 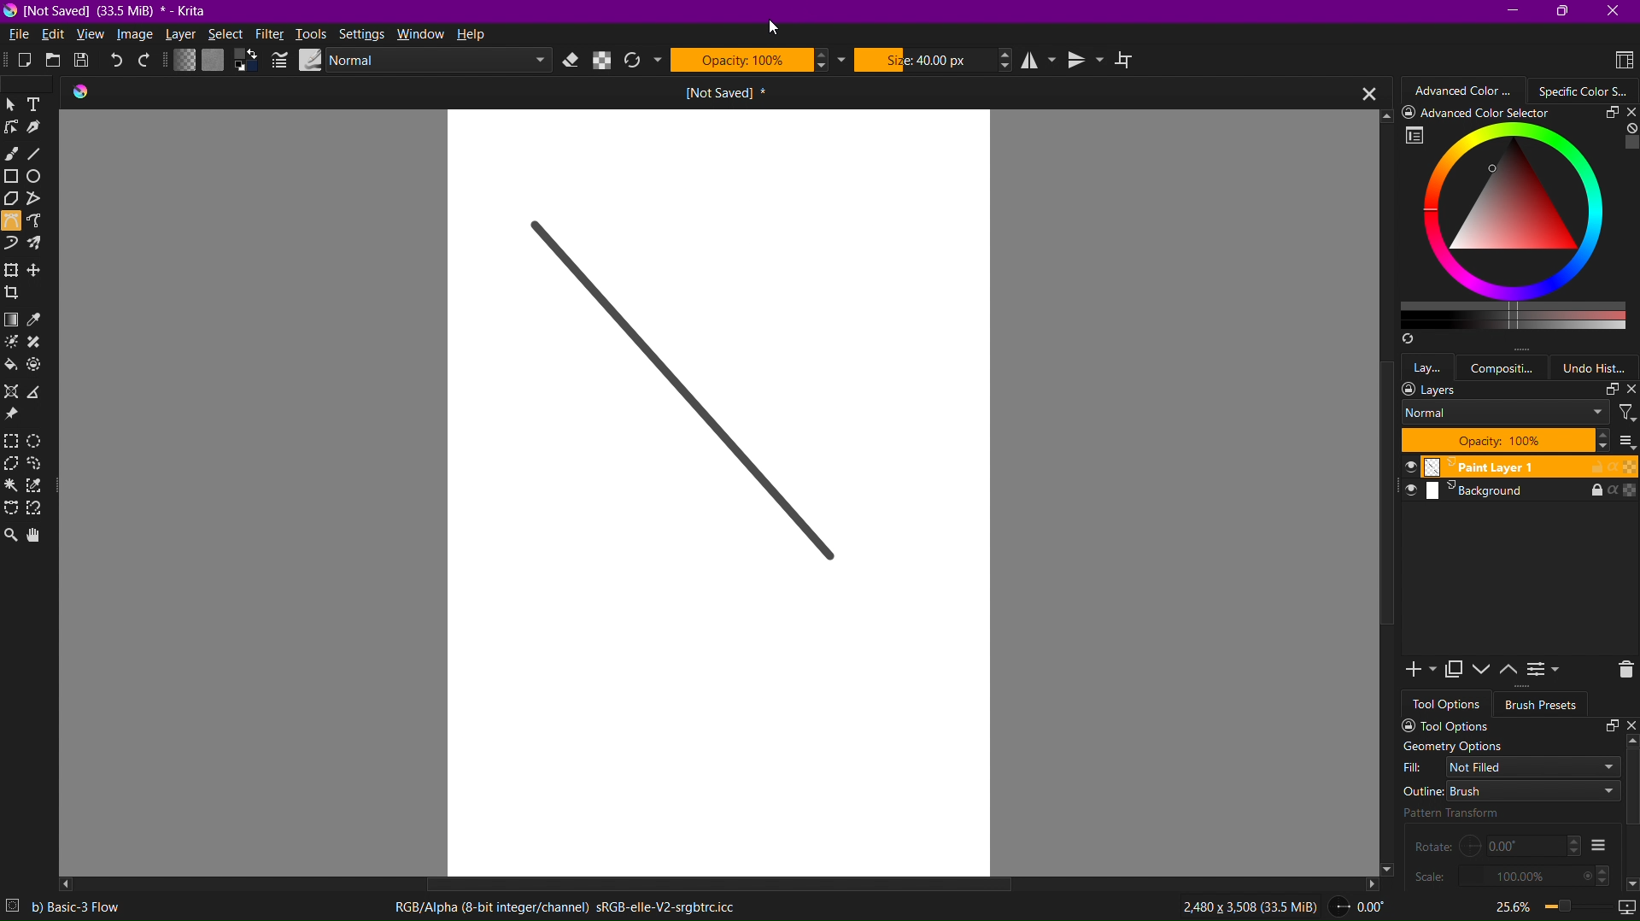 What do you see at coordinates (1505, 414) in the screenshot?
I see `Layer Mode` at bounding box center [1505, 414].